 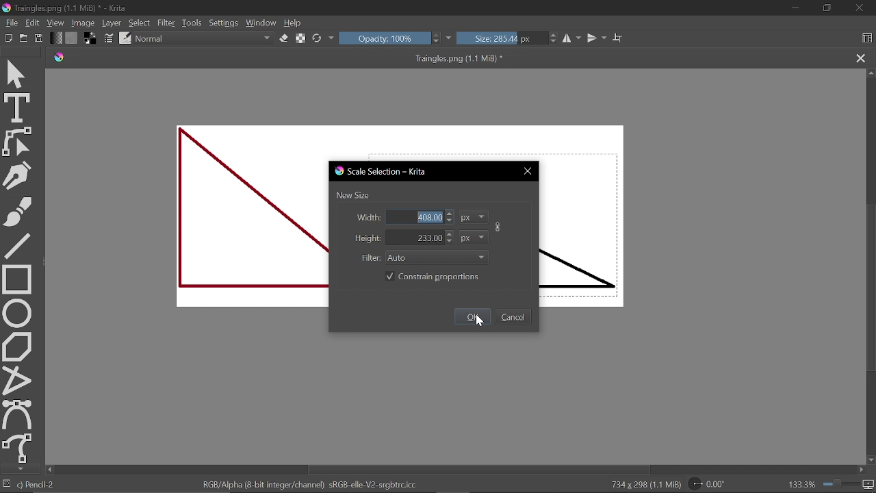 What do you see at coordinates (83, 23) in the screenshot?
I see `Image` at bounding box center [83, 23].